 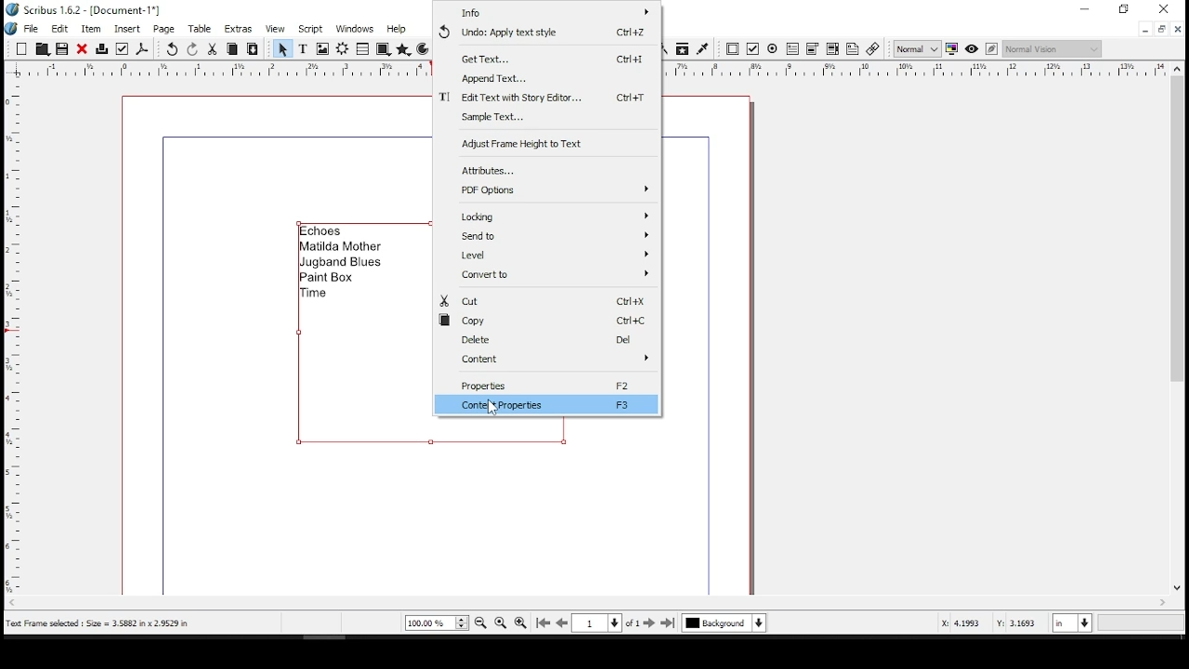 I want to click on current zoom level 100.00%, so click(x=437, y=623).